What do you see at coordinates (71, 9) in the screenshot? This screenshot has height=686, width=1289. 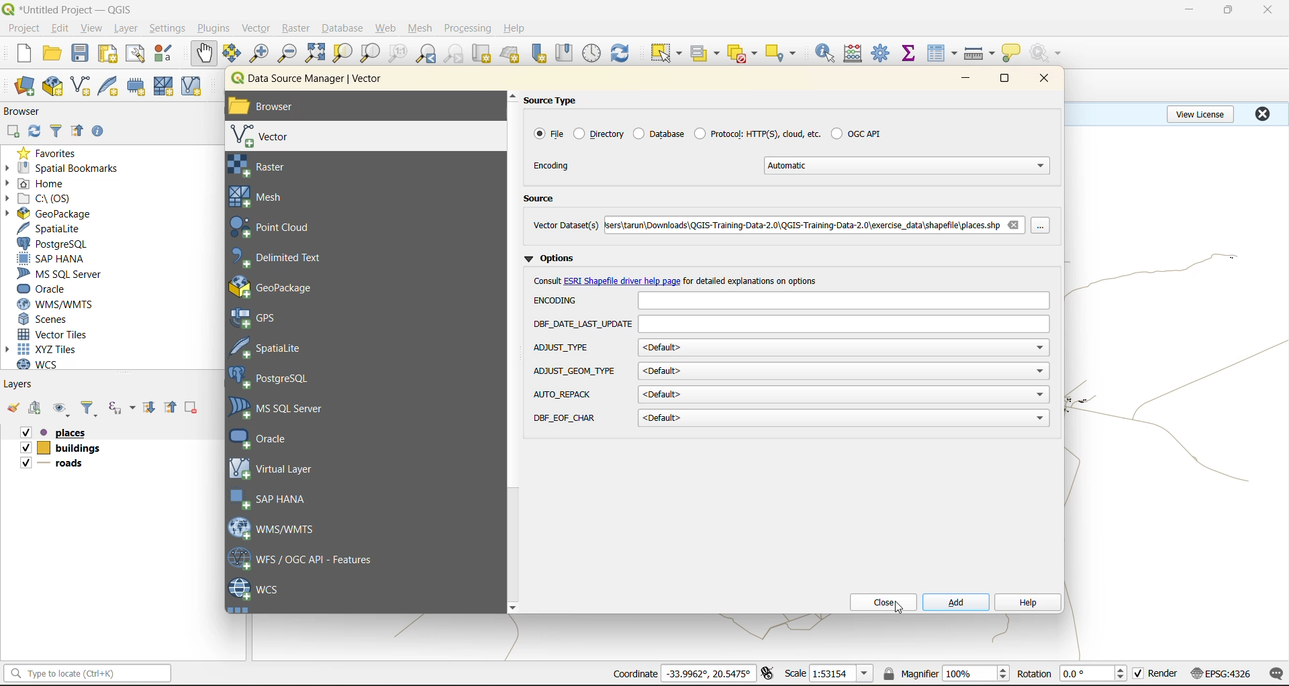 I see `file name and app name` at bounding box center [71, 9].